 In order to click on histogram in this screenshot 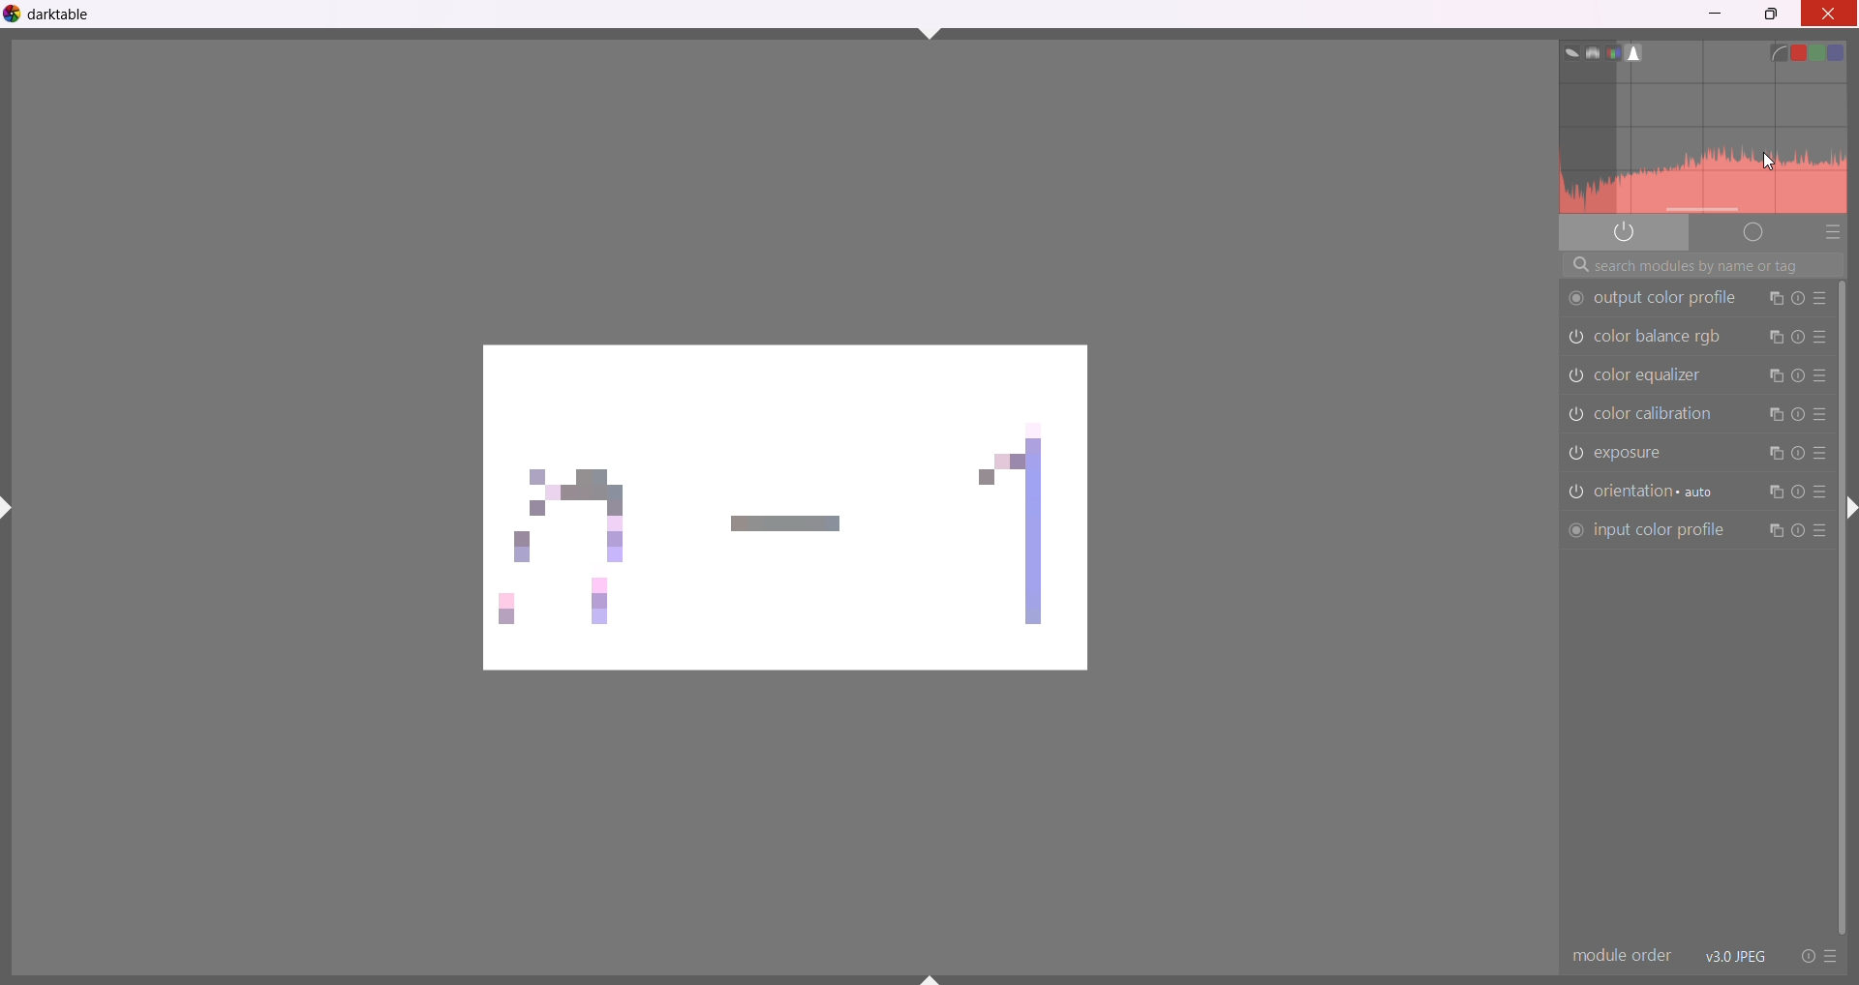, I will do `click(1639, 52)`.